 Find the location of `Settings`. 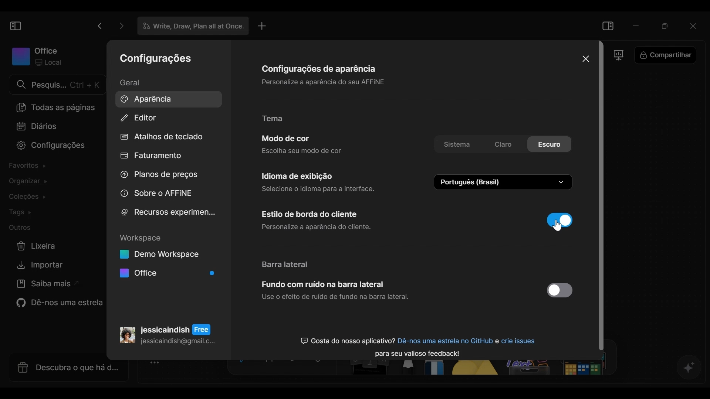

Settings is located at coordinates (156, 59).